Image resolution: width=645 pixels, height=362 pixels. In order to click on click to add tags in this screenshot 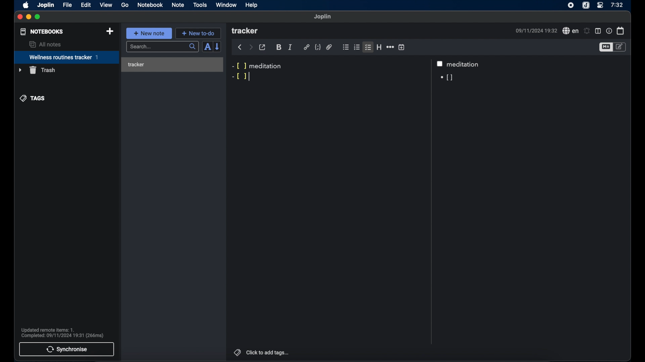, I will do `click(268, 352)`.